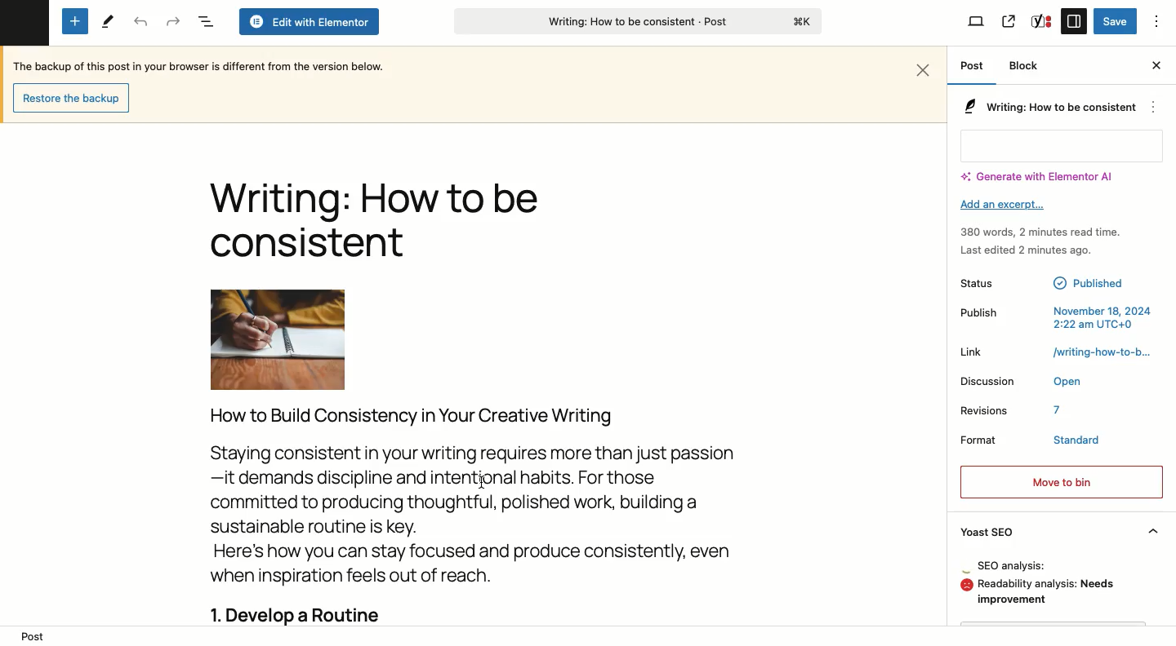 This screenshot has height=646, width=1176. Describe the element at coordinates (1098, 316) in the screenshot. I see `November 18, 2024 2:22 am UTC+0` at that location.